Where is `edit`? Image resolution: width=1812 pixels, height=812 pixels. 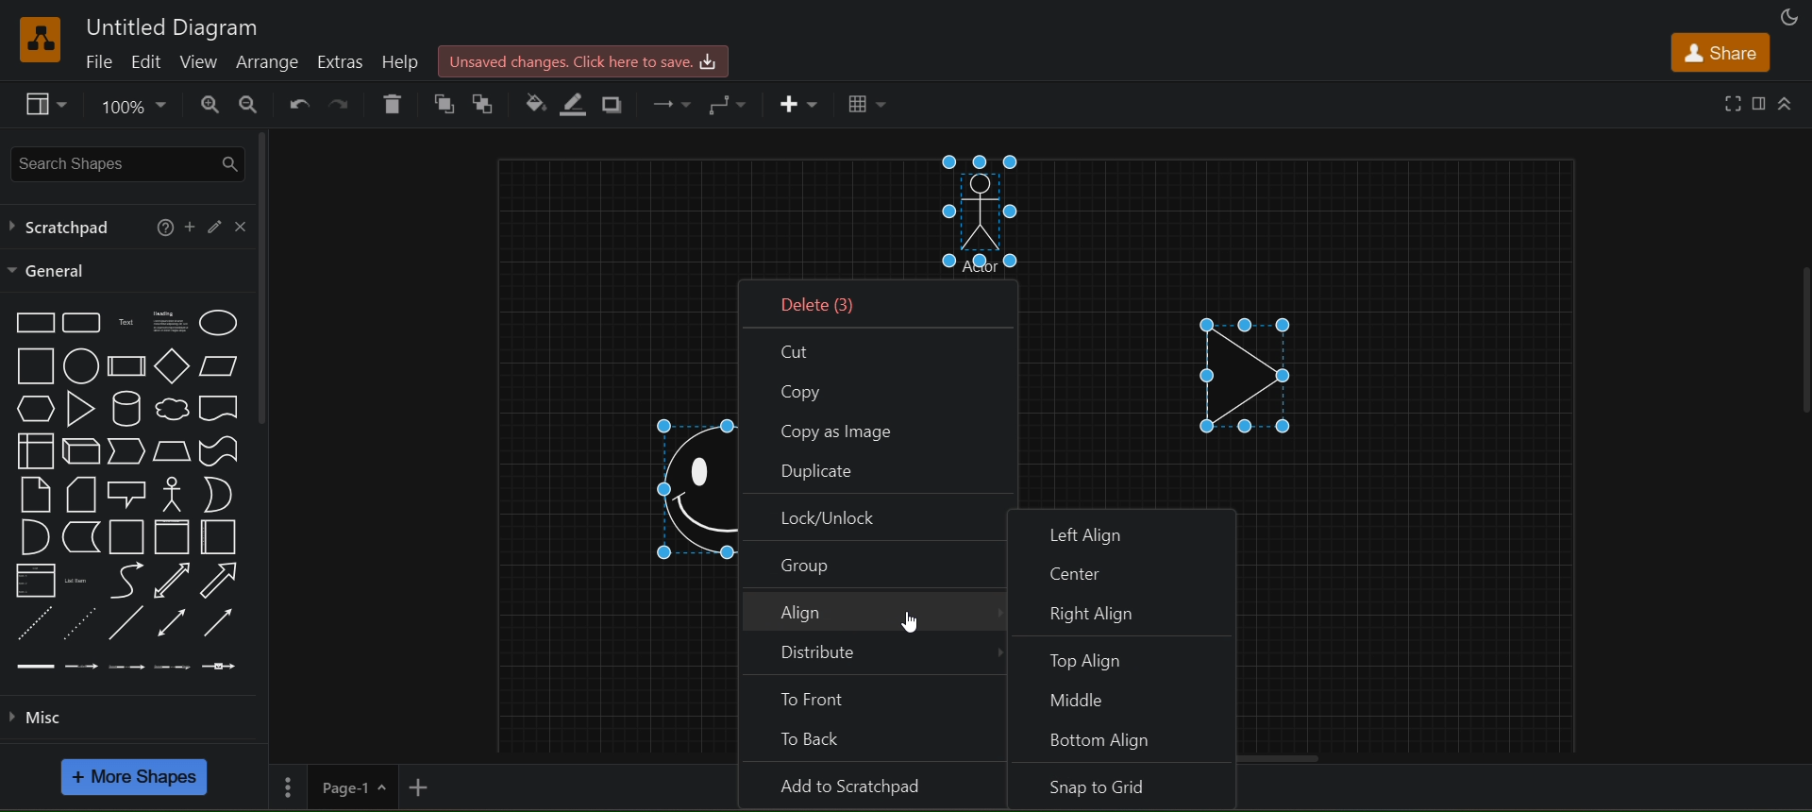
edit is located at coordinates (145, 62).